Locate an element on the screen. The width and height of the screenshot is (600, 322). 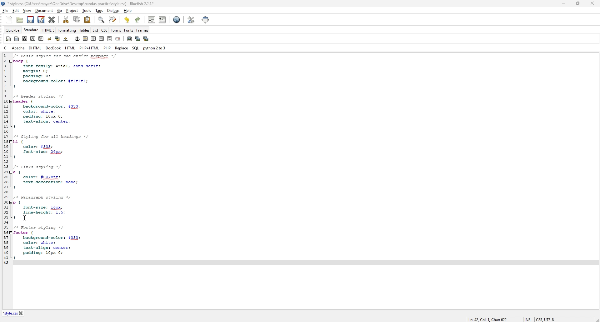
bold is located at coordinates (25, 38).